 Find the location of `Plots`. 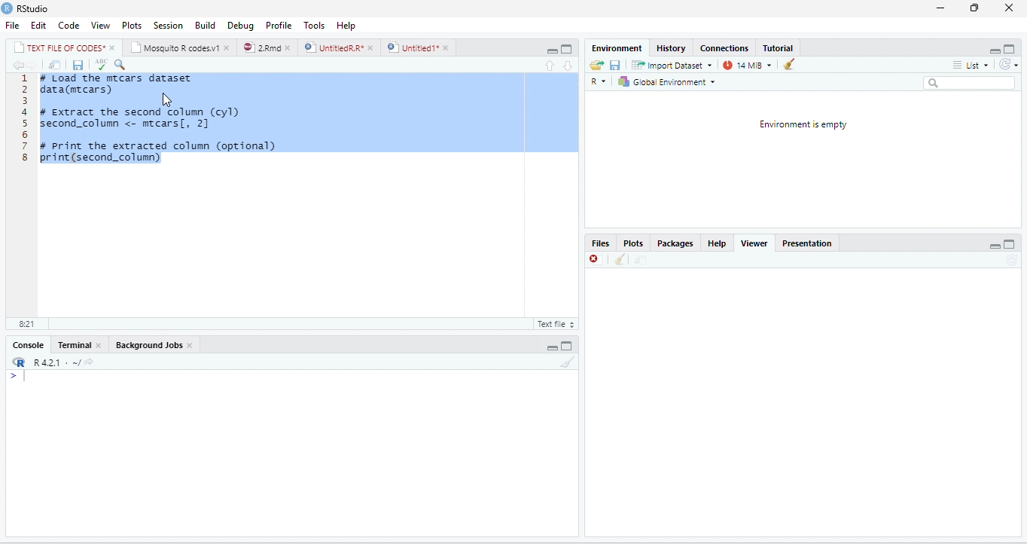

Plots is located at coordinates (132, 24).